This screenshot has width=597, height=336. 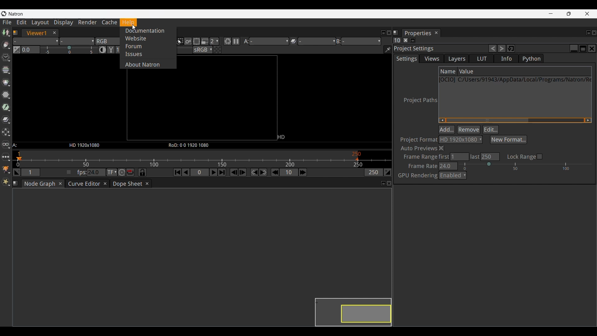 What do you see at coordinates (6, 58) in the screenshot?
I see `Time options` at bounding box center [6, 58].